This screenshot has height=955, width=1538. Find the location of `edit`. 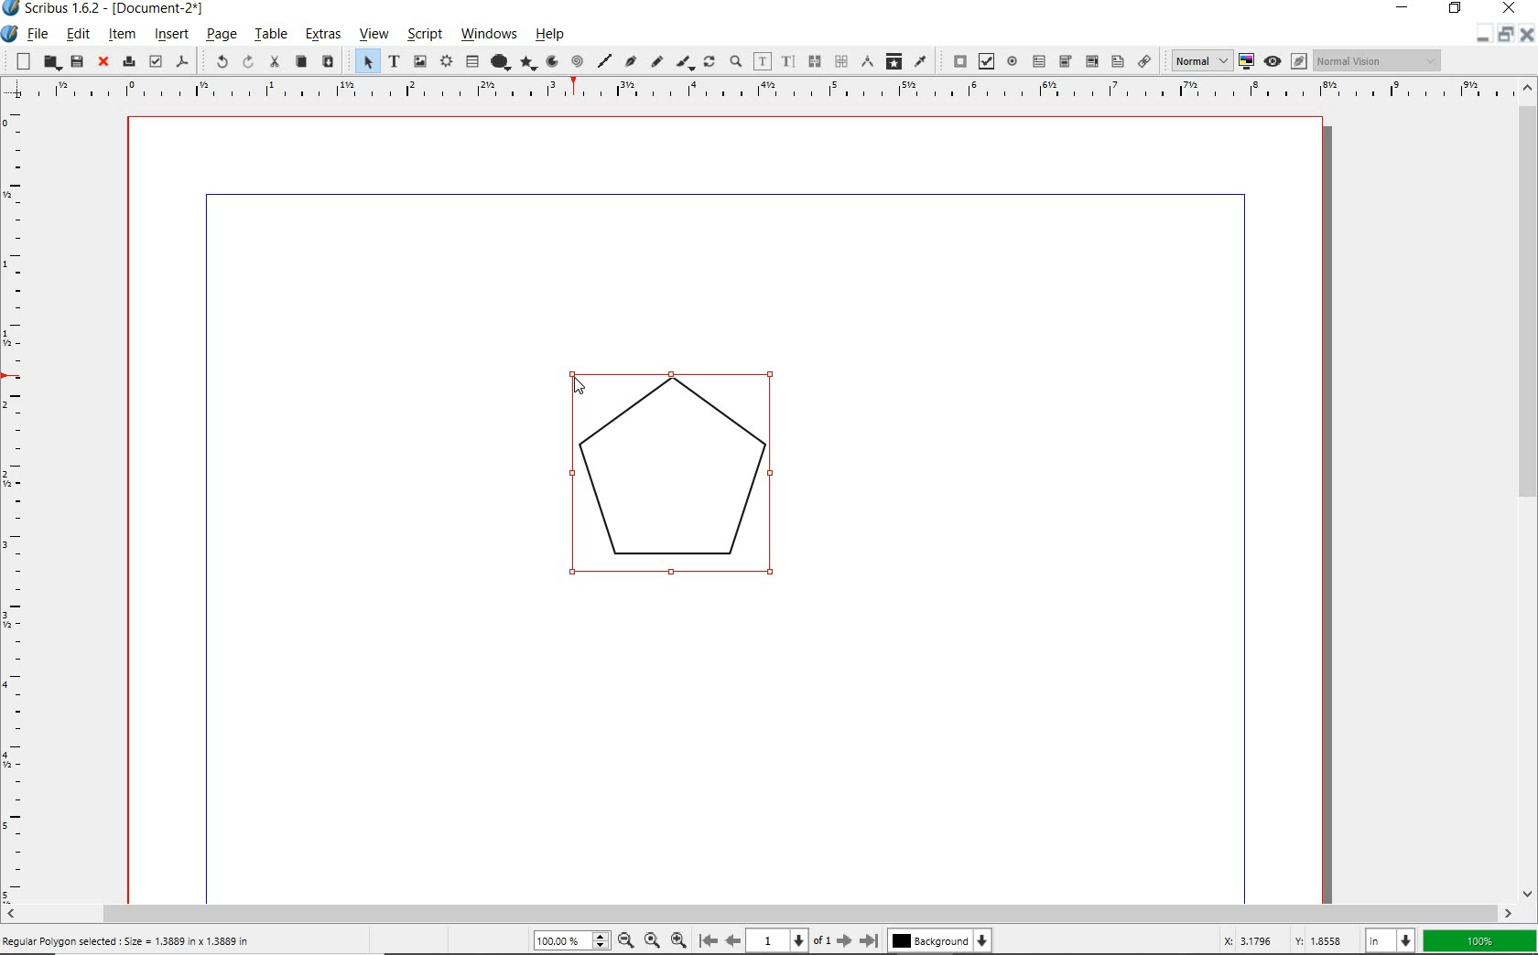

edit is located at coordinates (77, 33).